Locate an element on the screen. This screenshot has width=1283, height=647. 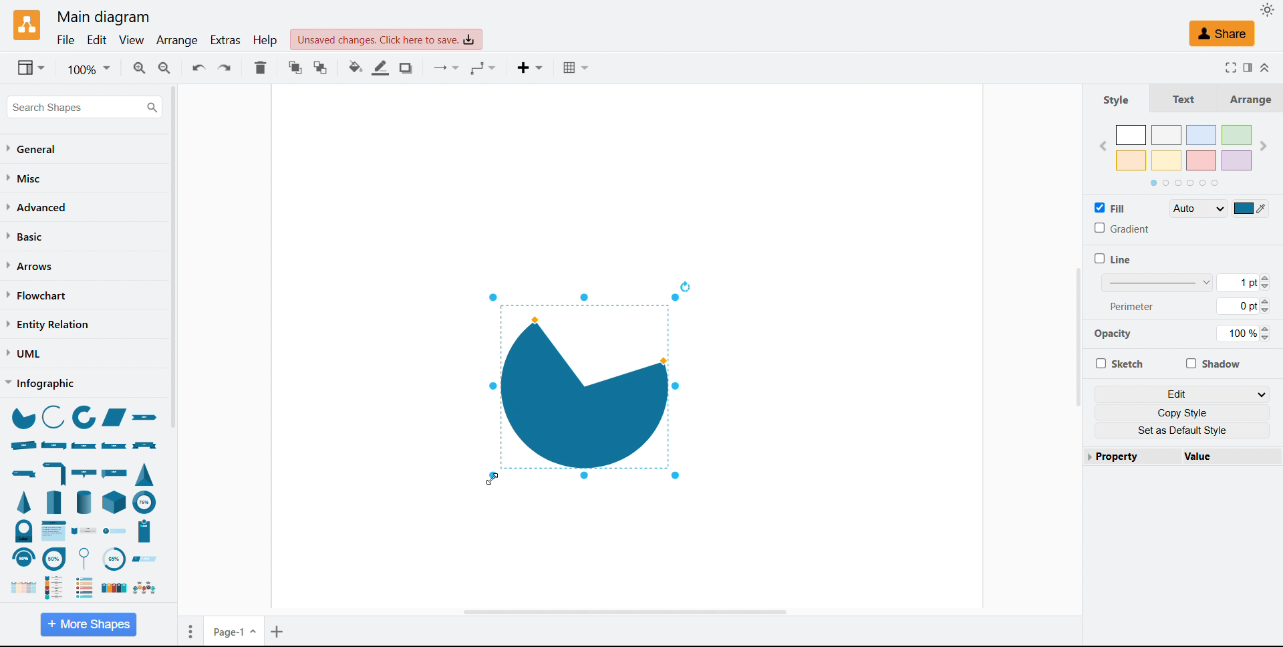
ribbon front fold is located at coordinates (85, 446).